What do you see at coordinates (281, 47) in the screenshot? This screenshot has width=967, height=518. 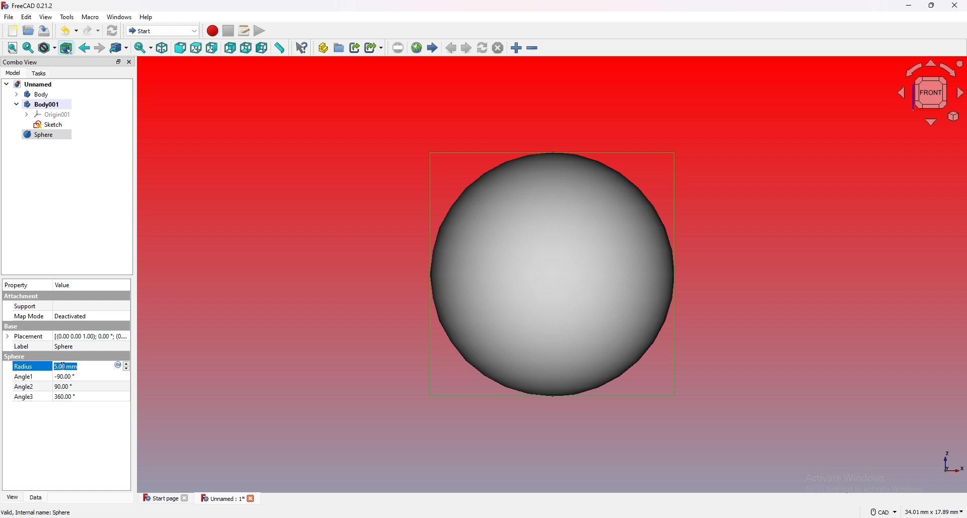 I see `measure distance` at bounding box center [281, 47].